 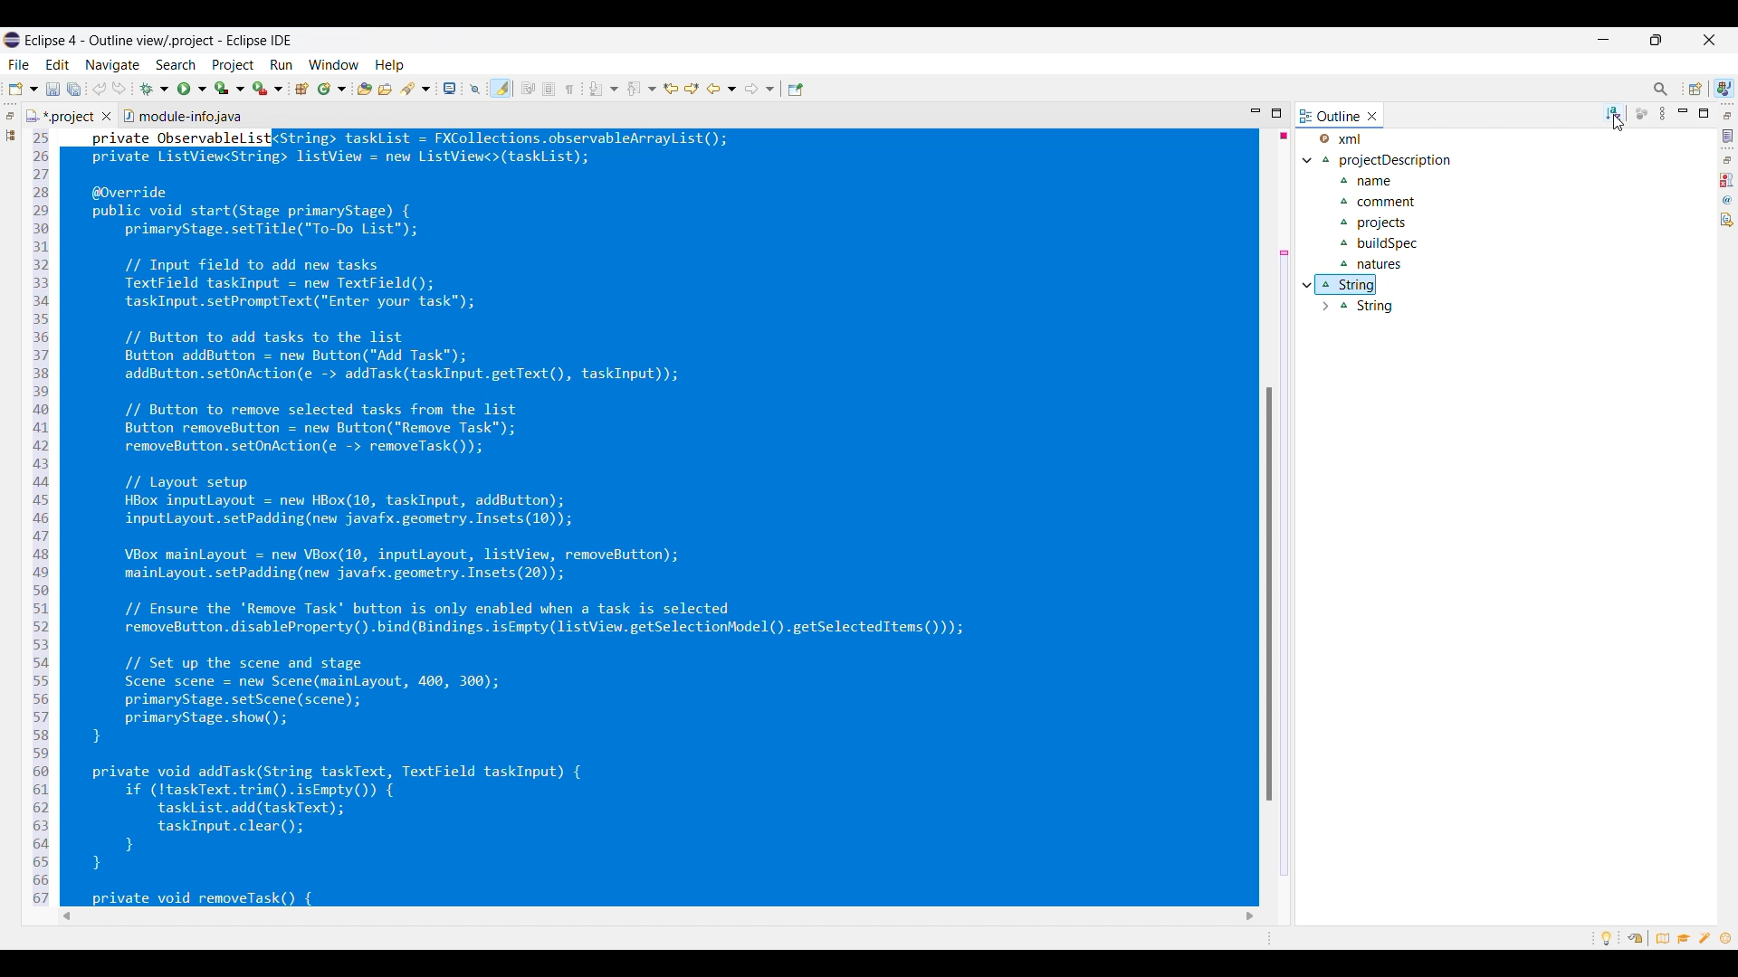 I want to click on Problems, so click(x=1727, y=180).